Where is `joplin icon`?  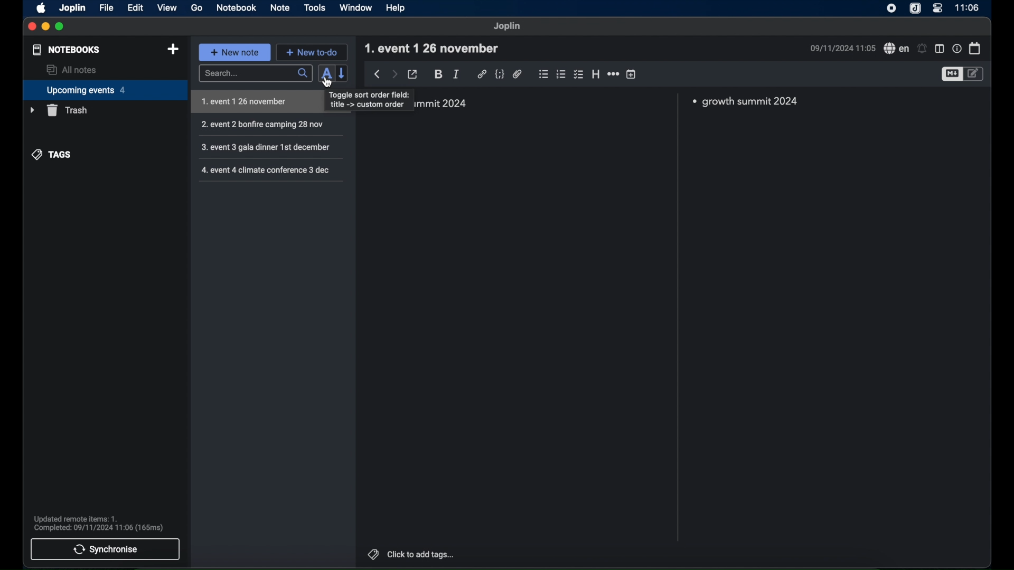
joplin icon is located at coordinates (916, 9).